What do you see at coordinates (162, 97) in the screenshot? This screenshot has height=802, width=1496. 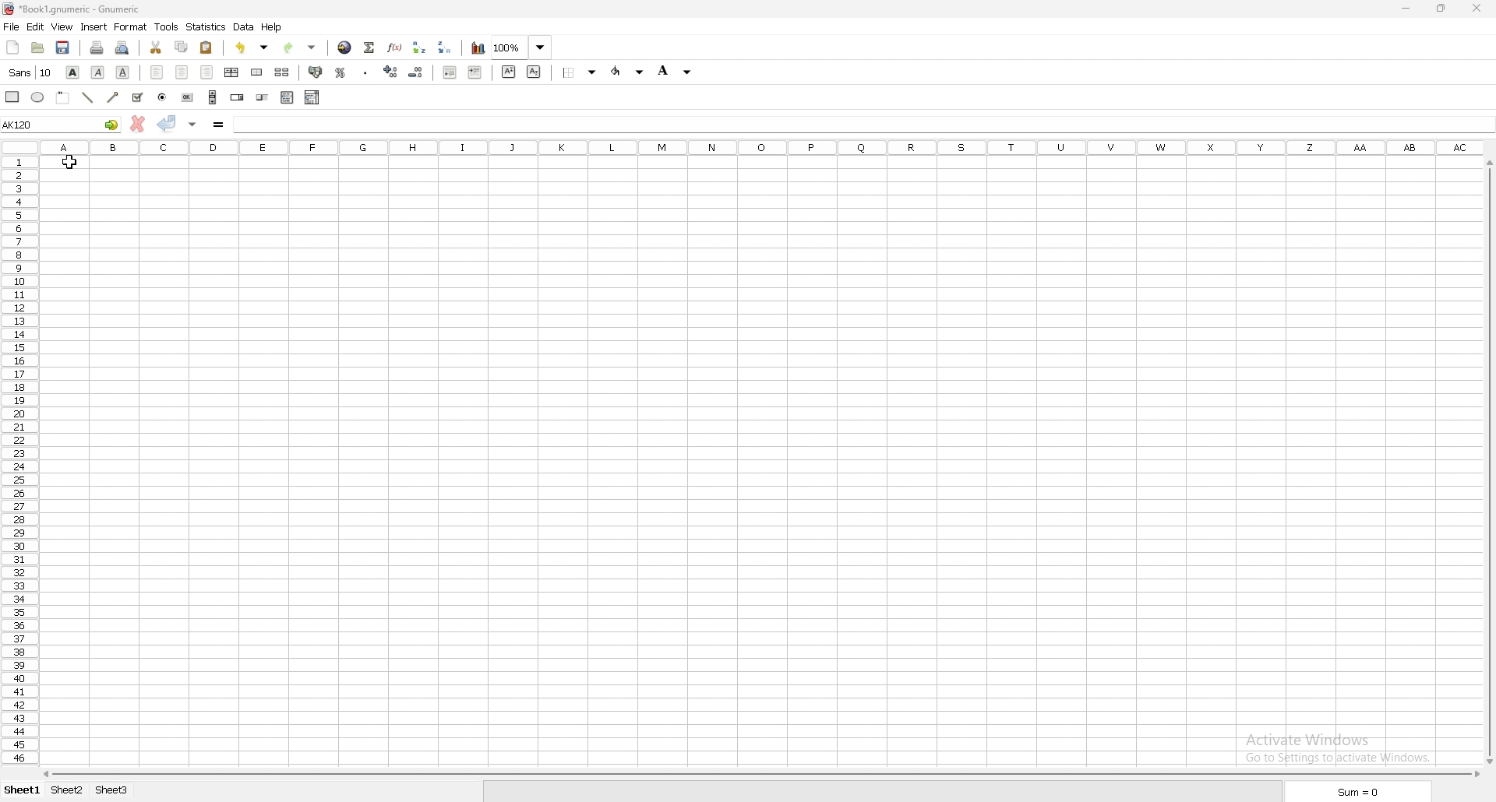 I see `radio button` at bounding box center [162, 97].